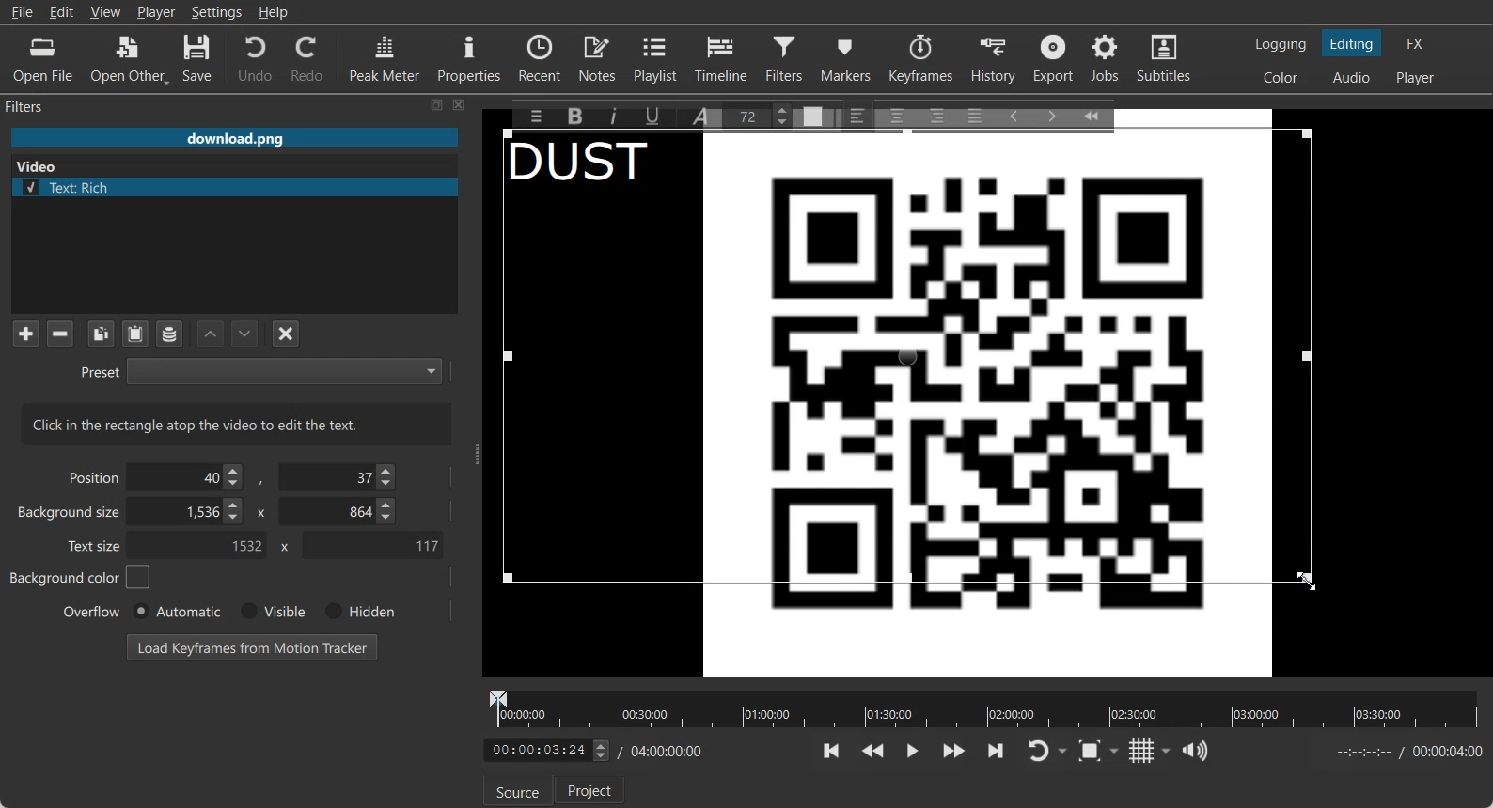  What do you see at coordinates (90, 476) in the screenshot?
I see `Position` at bounding box center [90, 476].